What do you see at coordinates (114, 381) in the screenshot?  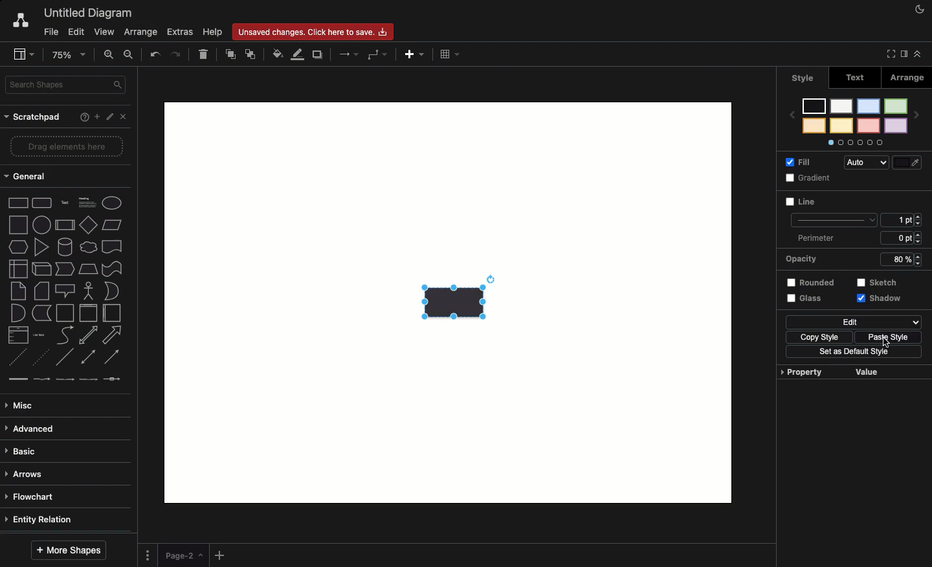 I see `connector with symbol` at bounding box center [114, 381].